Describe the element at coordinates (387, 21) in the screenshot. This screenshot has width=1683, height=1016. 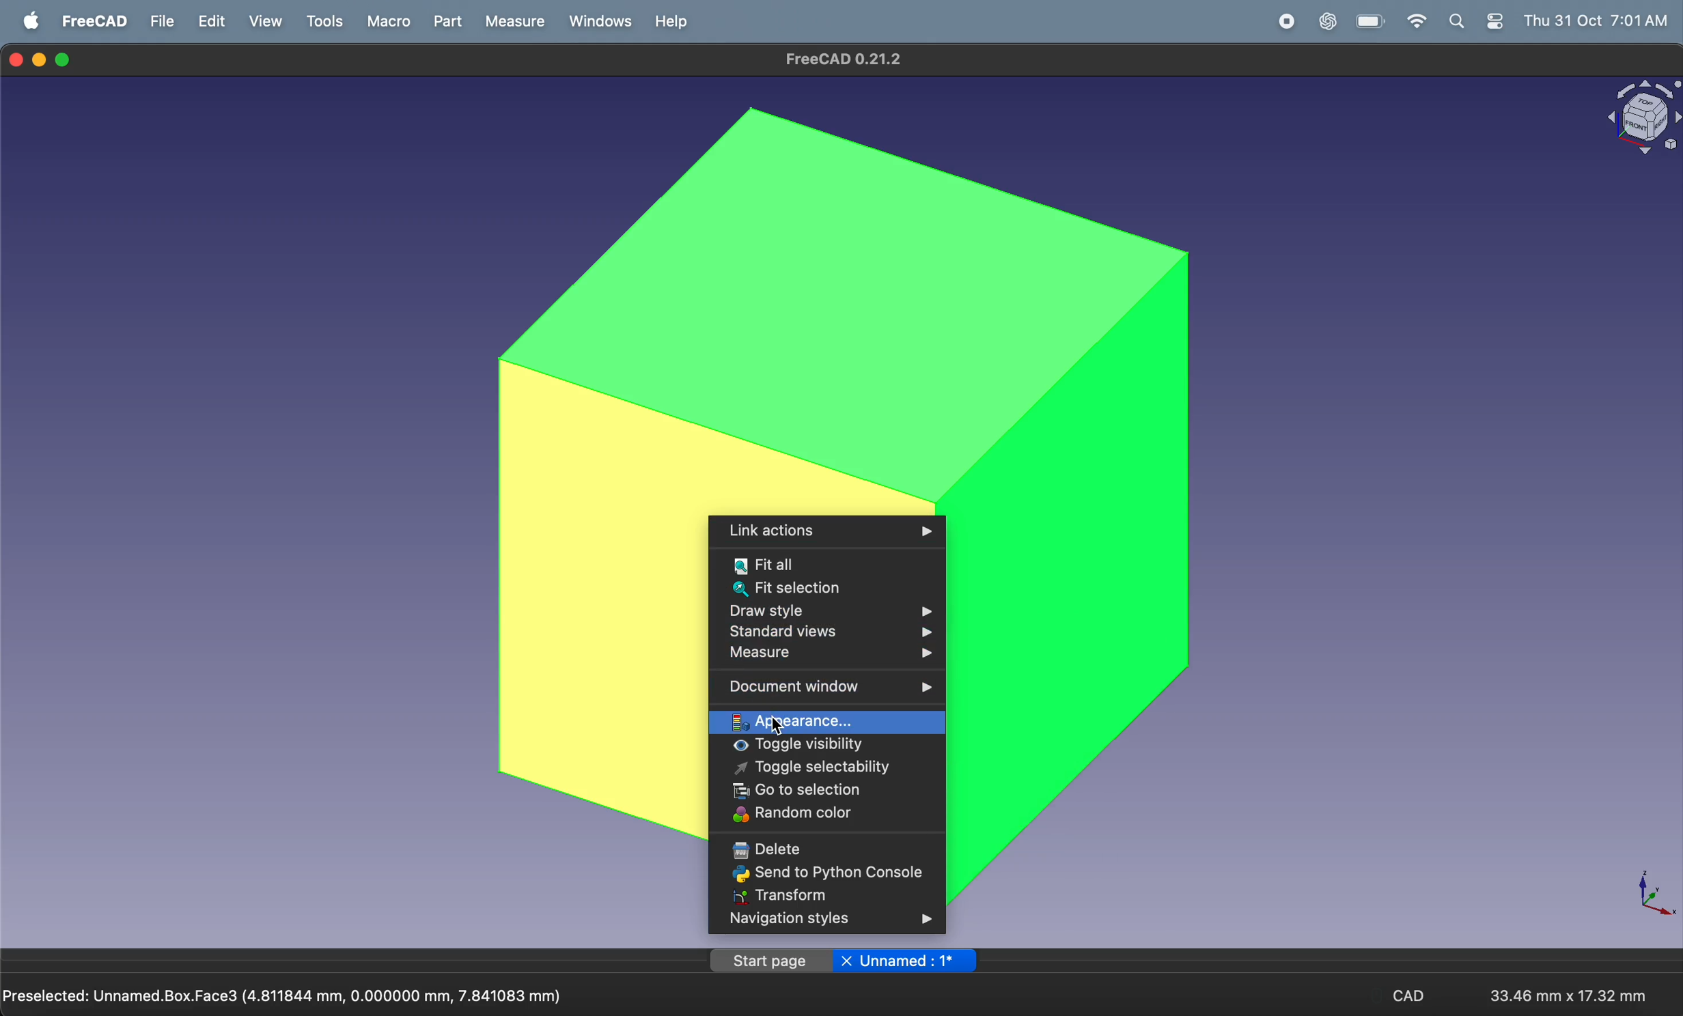
I see `marco` at that location.